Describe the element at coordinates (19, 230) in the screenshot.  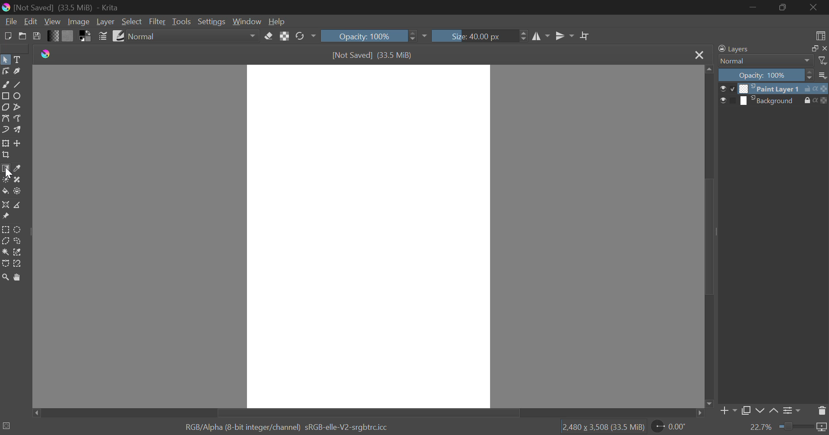
I see `Circular Selection` at that location.